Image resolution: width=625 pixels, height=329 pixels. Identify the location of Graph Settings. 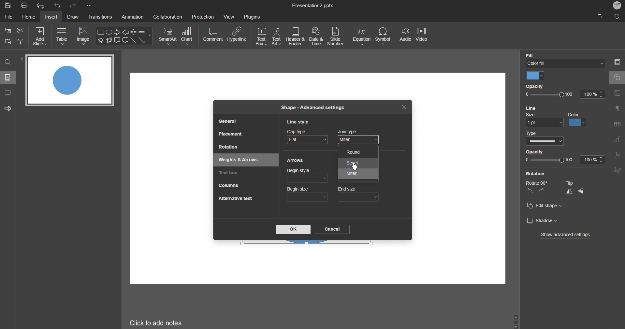
(616, 141).